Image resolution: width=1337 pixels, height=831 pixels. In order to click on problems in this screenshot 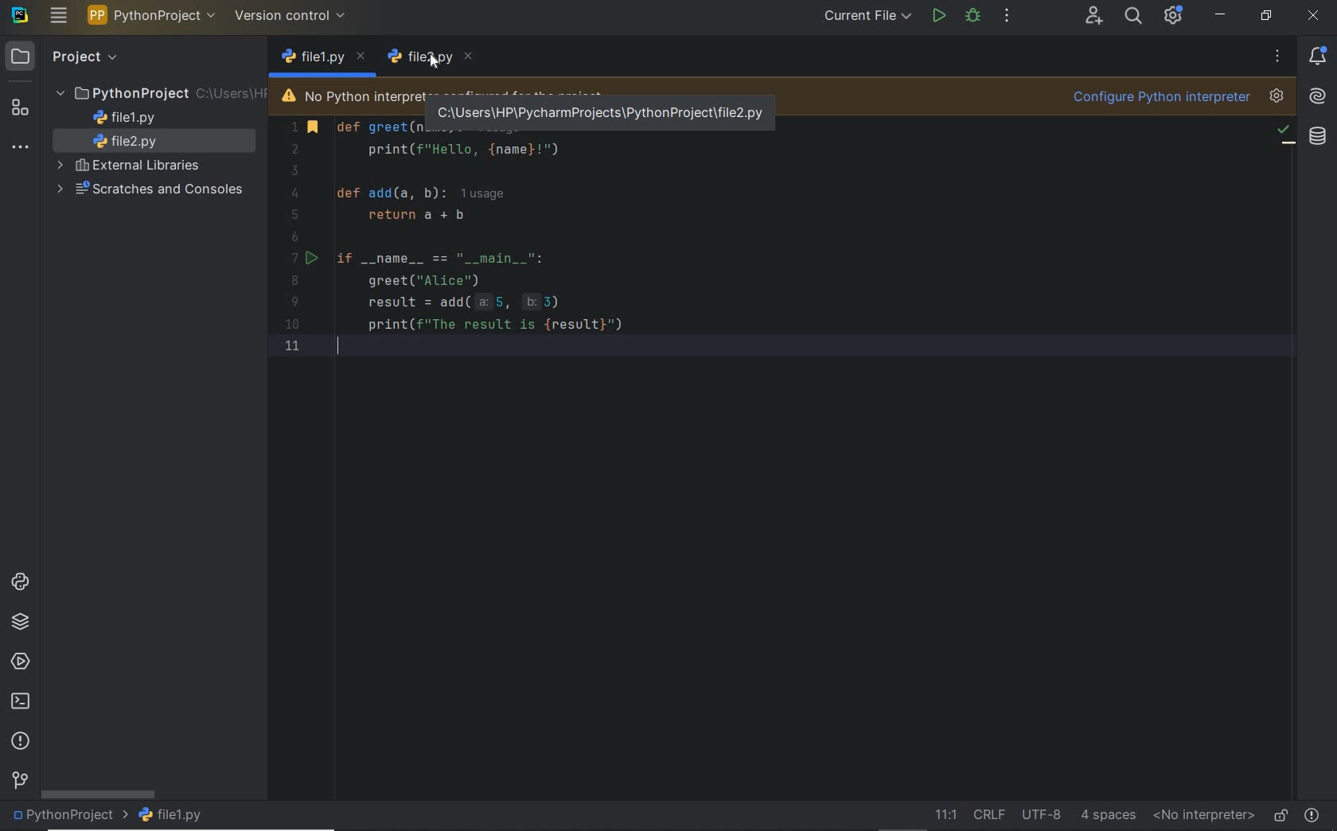, I will do `click(1313, 813)`.